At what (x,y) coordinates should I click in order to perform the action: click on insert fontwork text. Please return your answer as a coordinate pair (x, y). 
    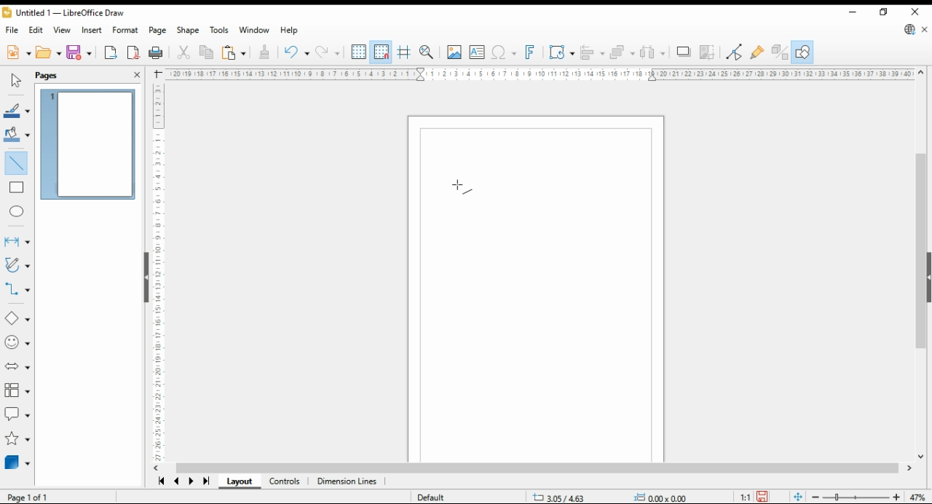
    Looking at the image, I should click on (530, 52).